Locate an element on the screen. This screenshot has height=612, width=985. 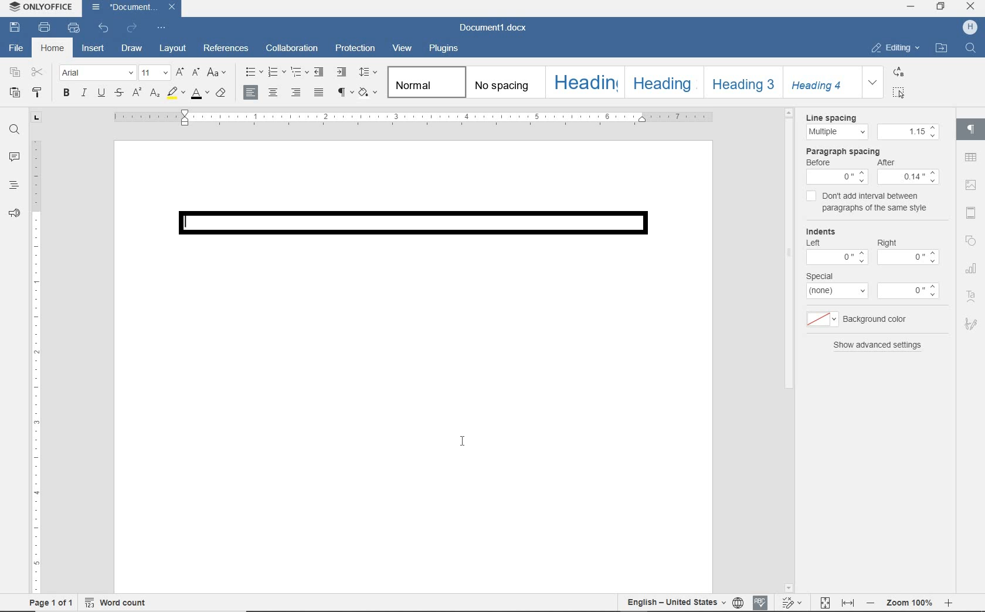
paste is located at coordinates (15, 93).